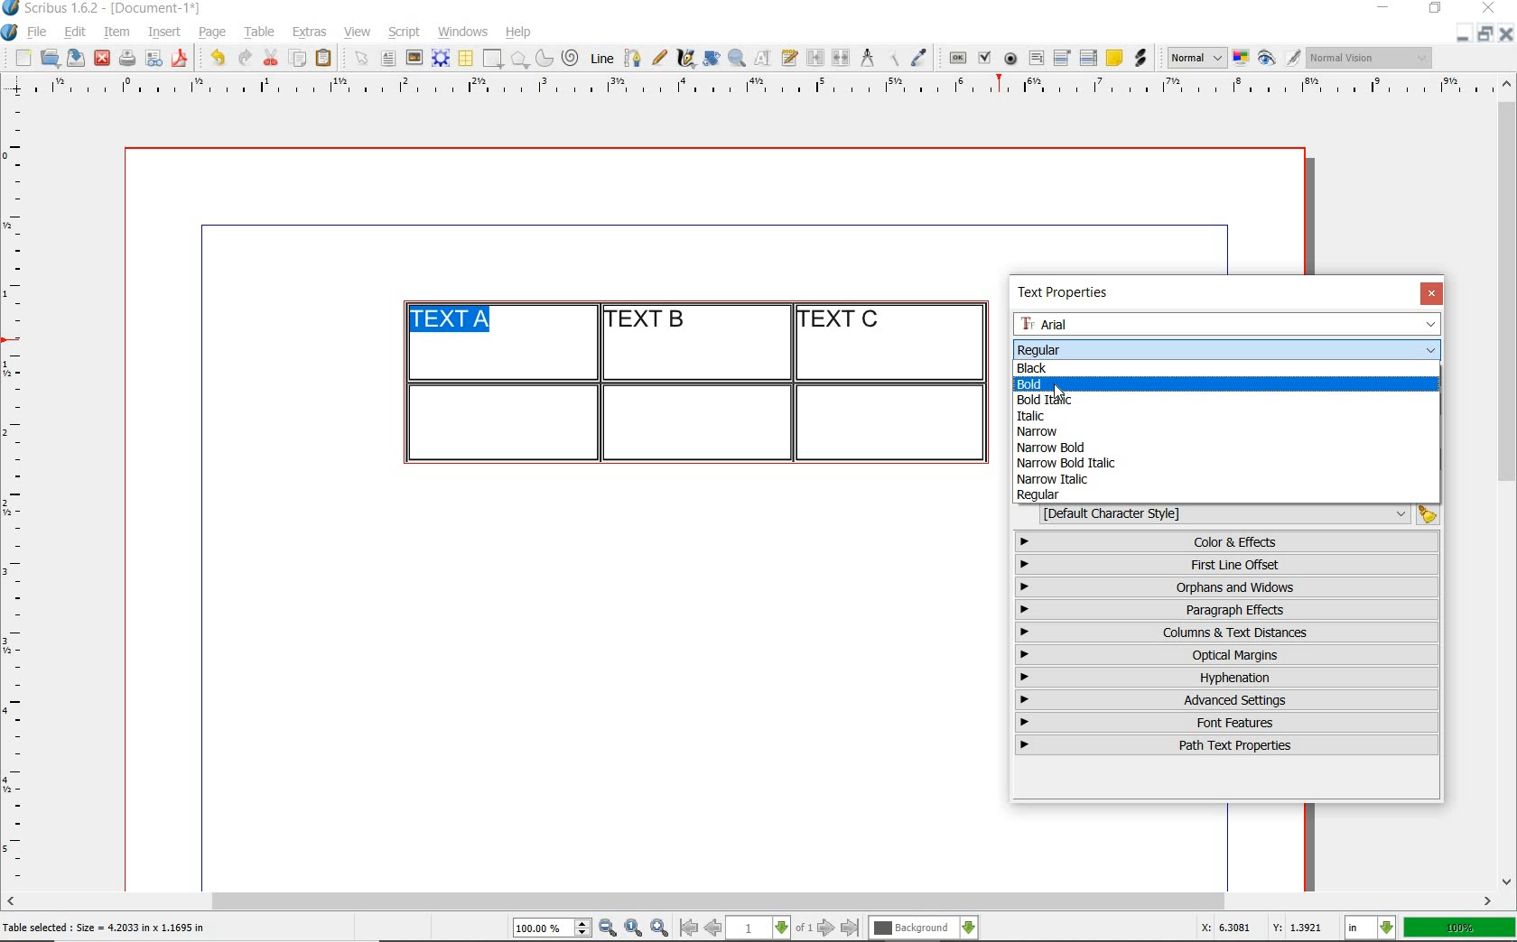 The image size is (1517, 942). What do you see at coordinates (164, 32) in the screenshot?
I see `insert` at bounding box center [164, 32].